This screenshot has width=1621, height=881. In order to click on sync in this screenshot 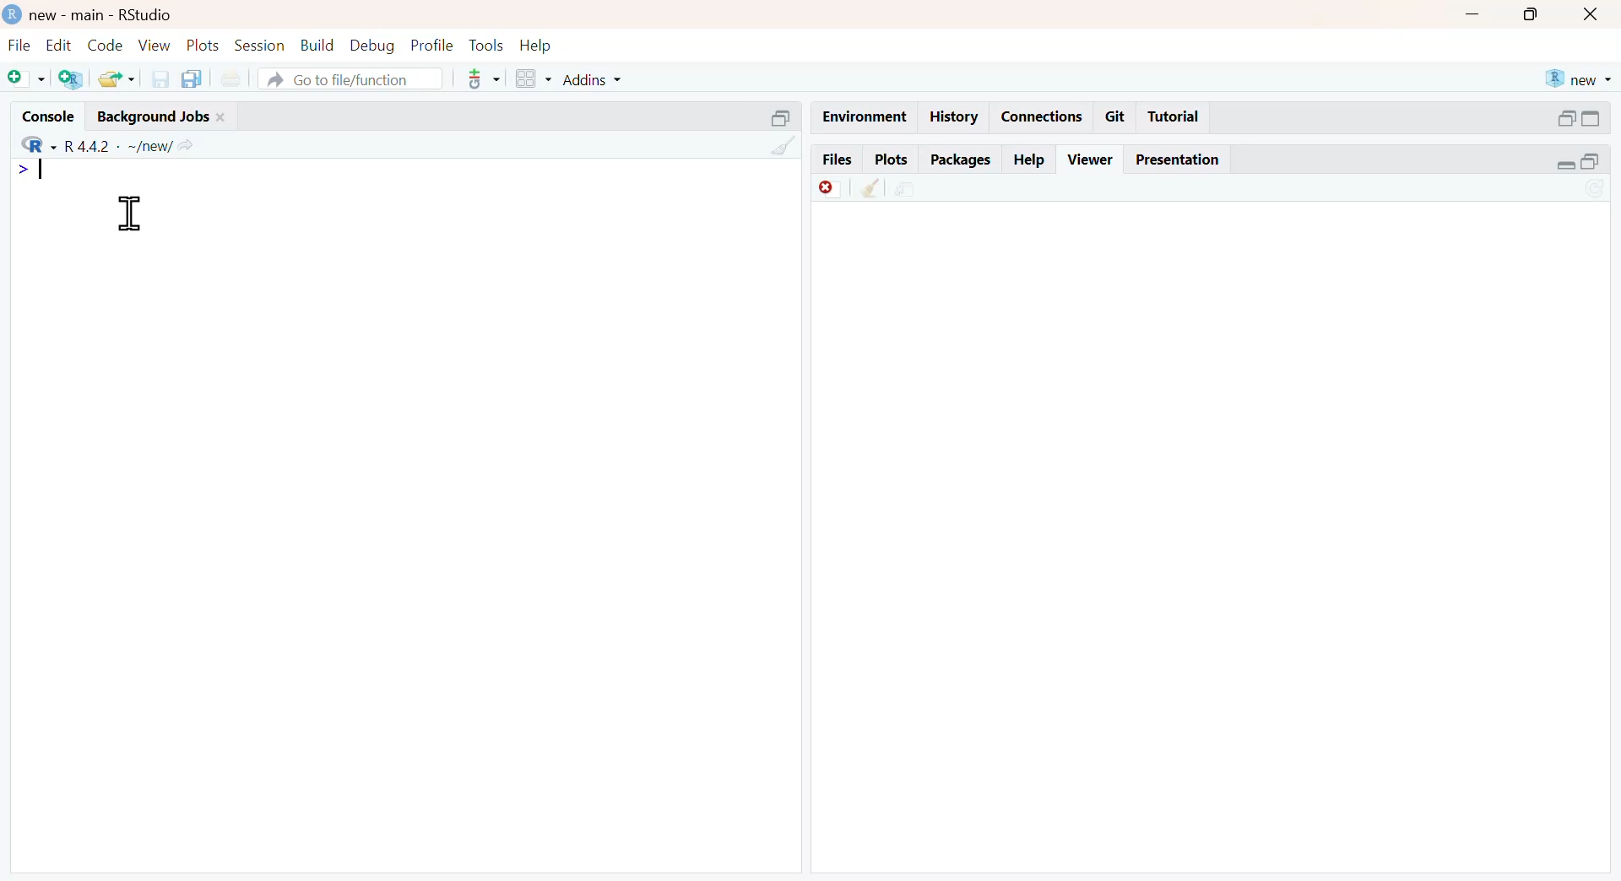, I will do `click(1595, 188)`.